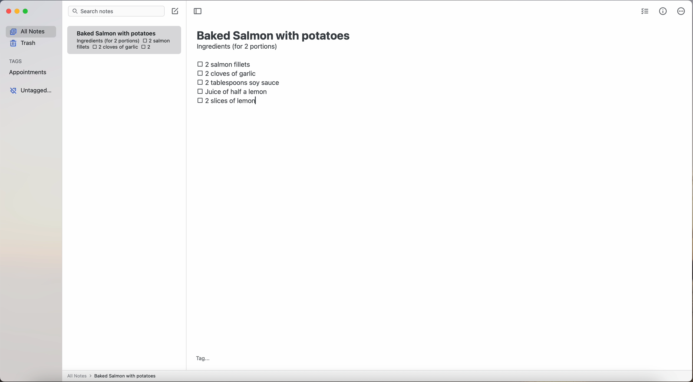  I want to click on check list, so click(645, 12).